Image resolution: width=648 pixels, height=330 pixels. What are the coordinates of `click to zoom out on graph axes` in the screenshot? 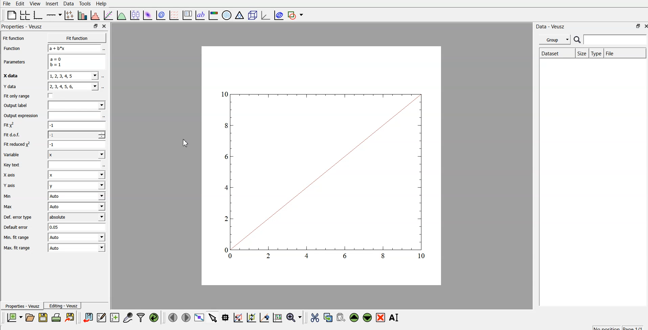 It's located at (251, 318).